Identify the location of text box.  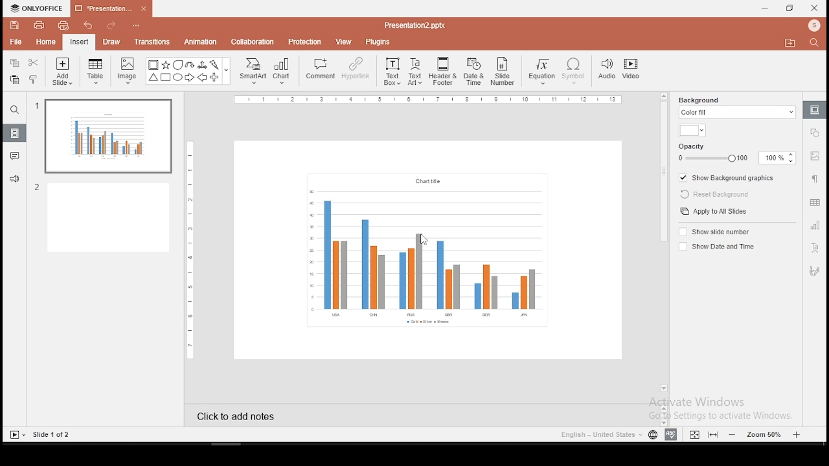
(392, 72).